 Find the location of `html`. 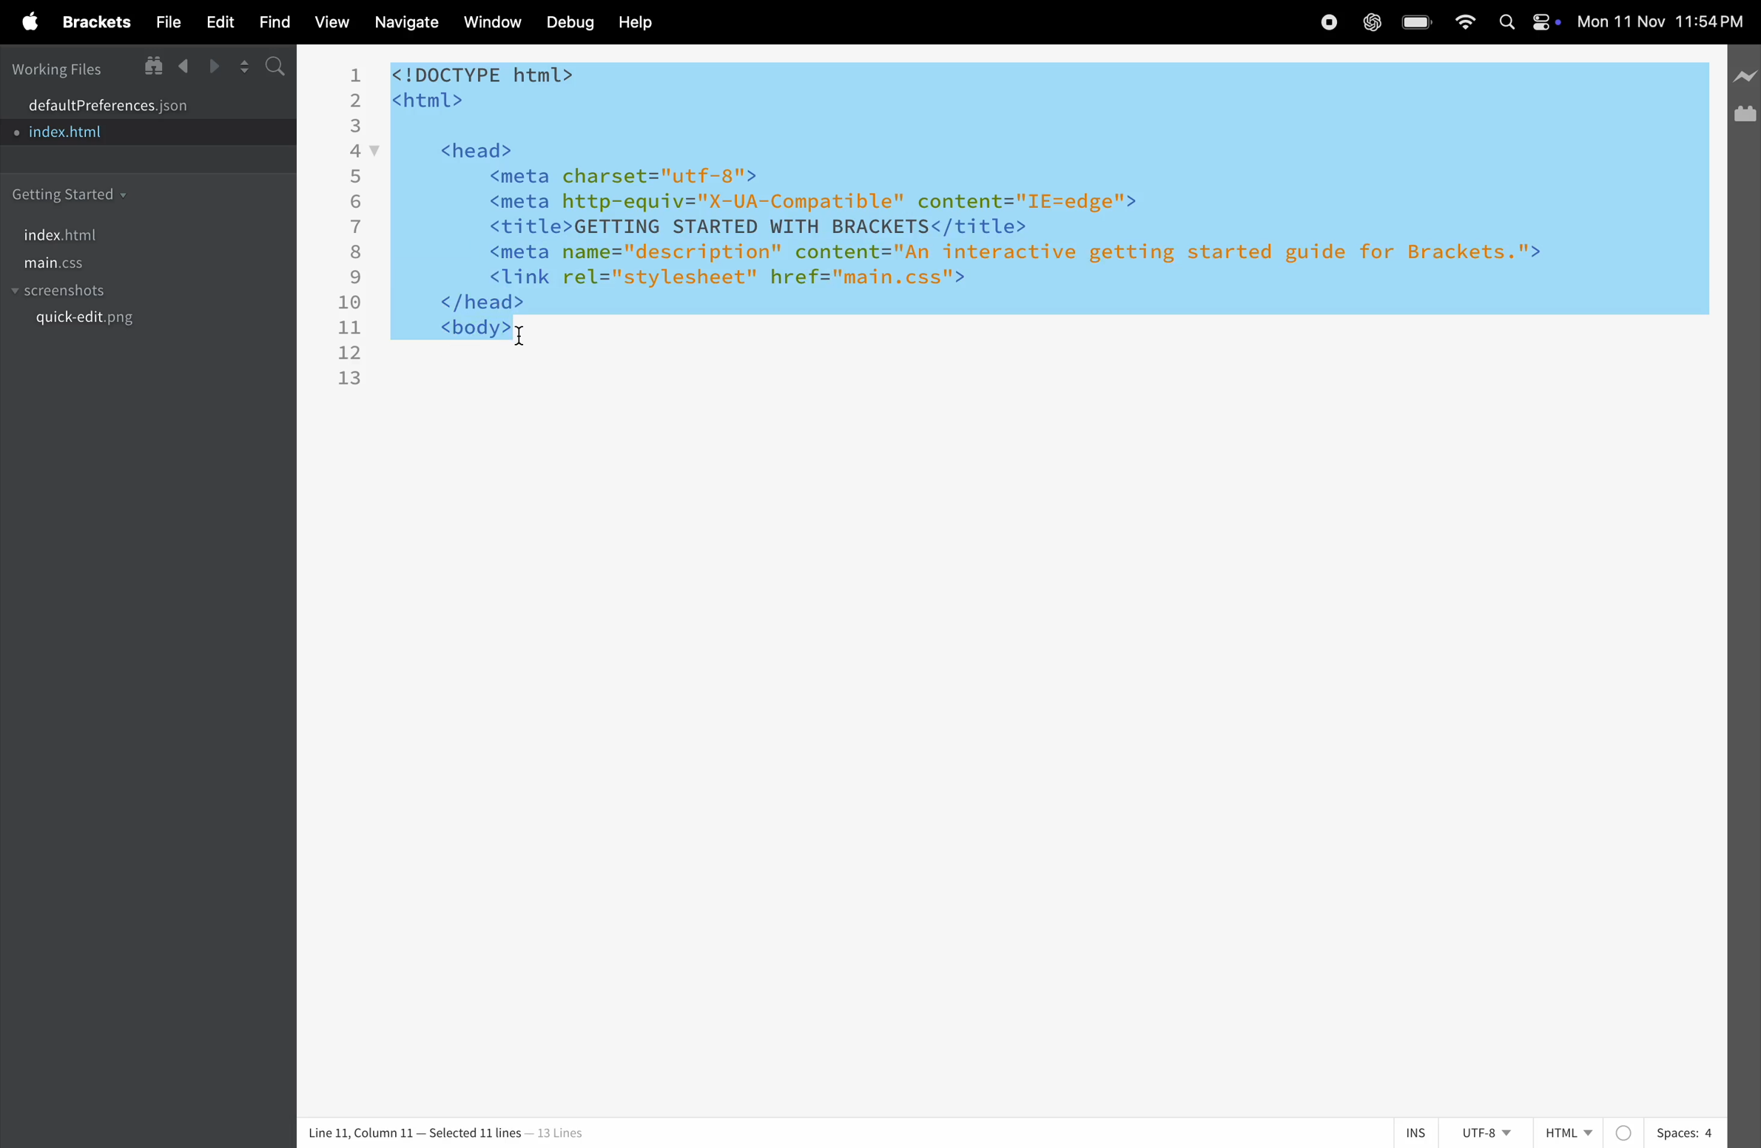

html is located at coordinates (1589, 1130).